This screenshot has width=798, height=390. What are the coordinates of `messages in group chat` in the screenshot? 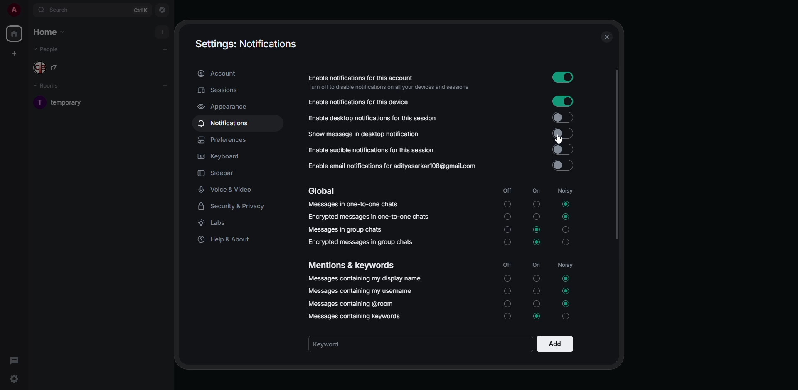 It's located at (347, 229).